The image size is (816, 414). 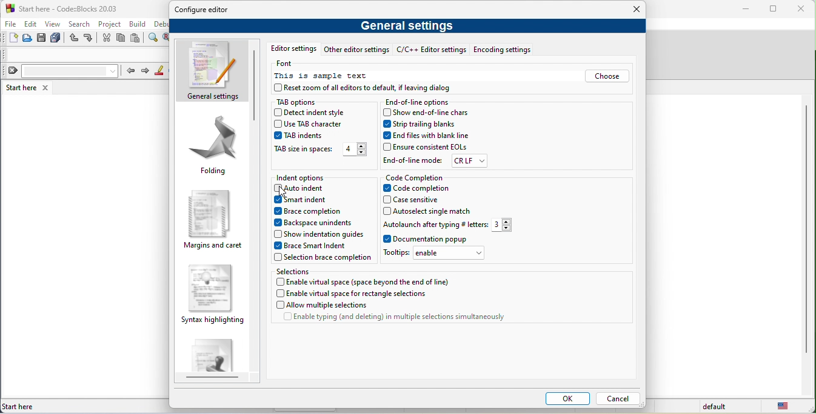 I want to click on auto select single match, so click(x=429, y=213).